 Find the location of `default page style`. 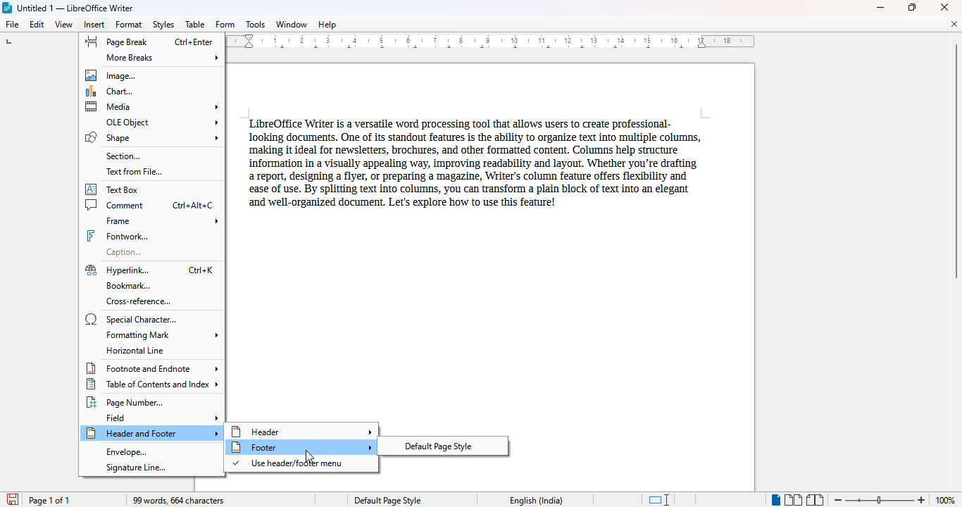

default page style is located at coordinates (438, 446).